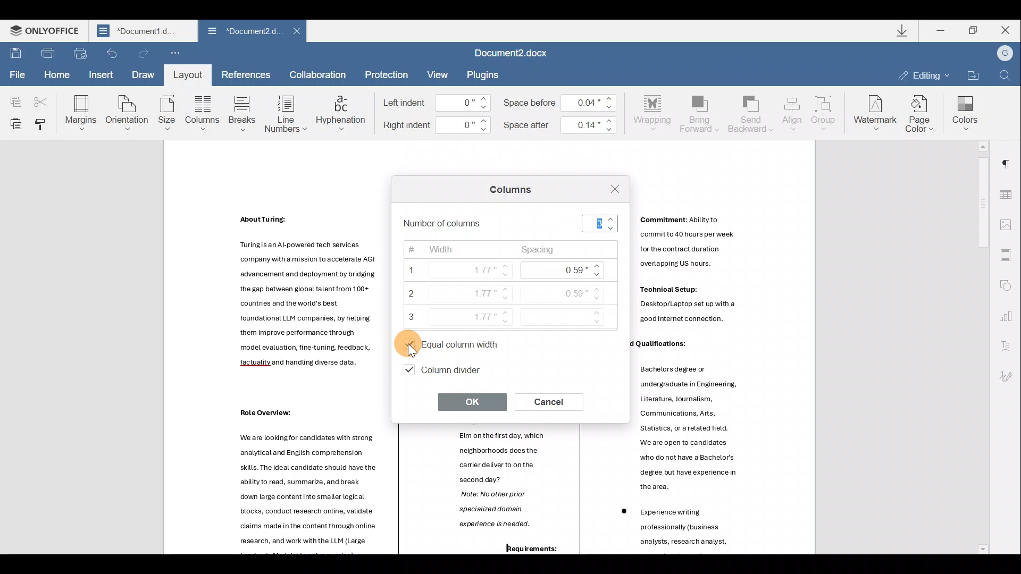 This screenshot has width=1021, height=574. Describe the element at coordinates (416, 350) in the screenshot. I see `Cursor` at that location.